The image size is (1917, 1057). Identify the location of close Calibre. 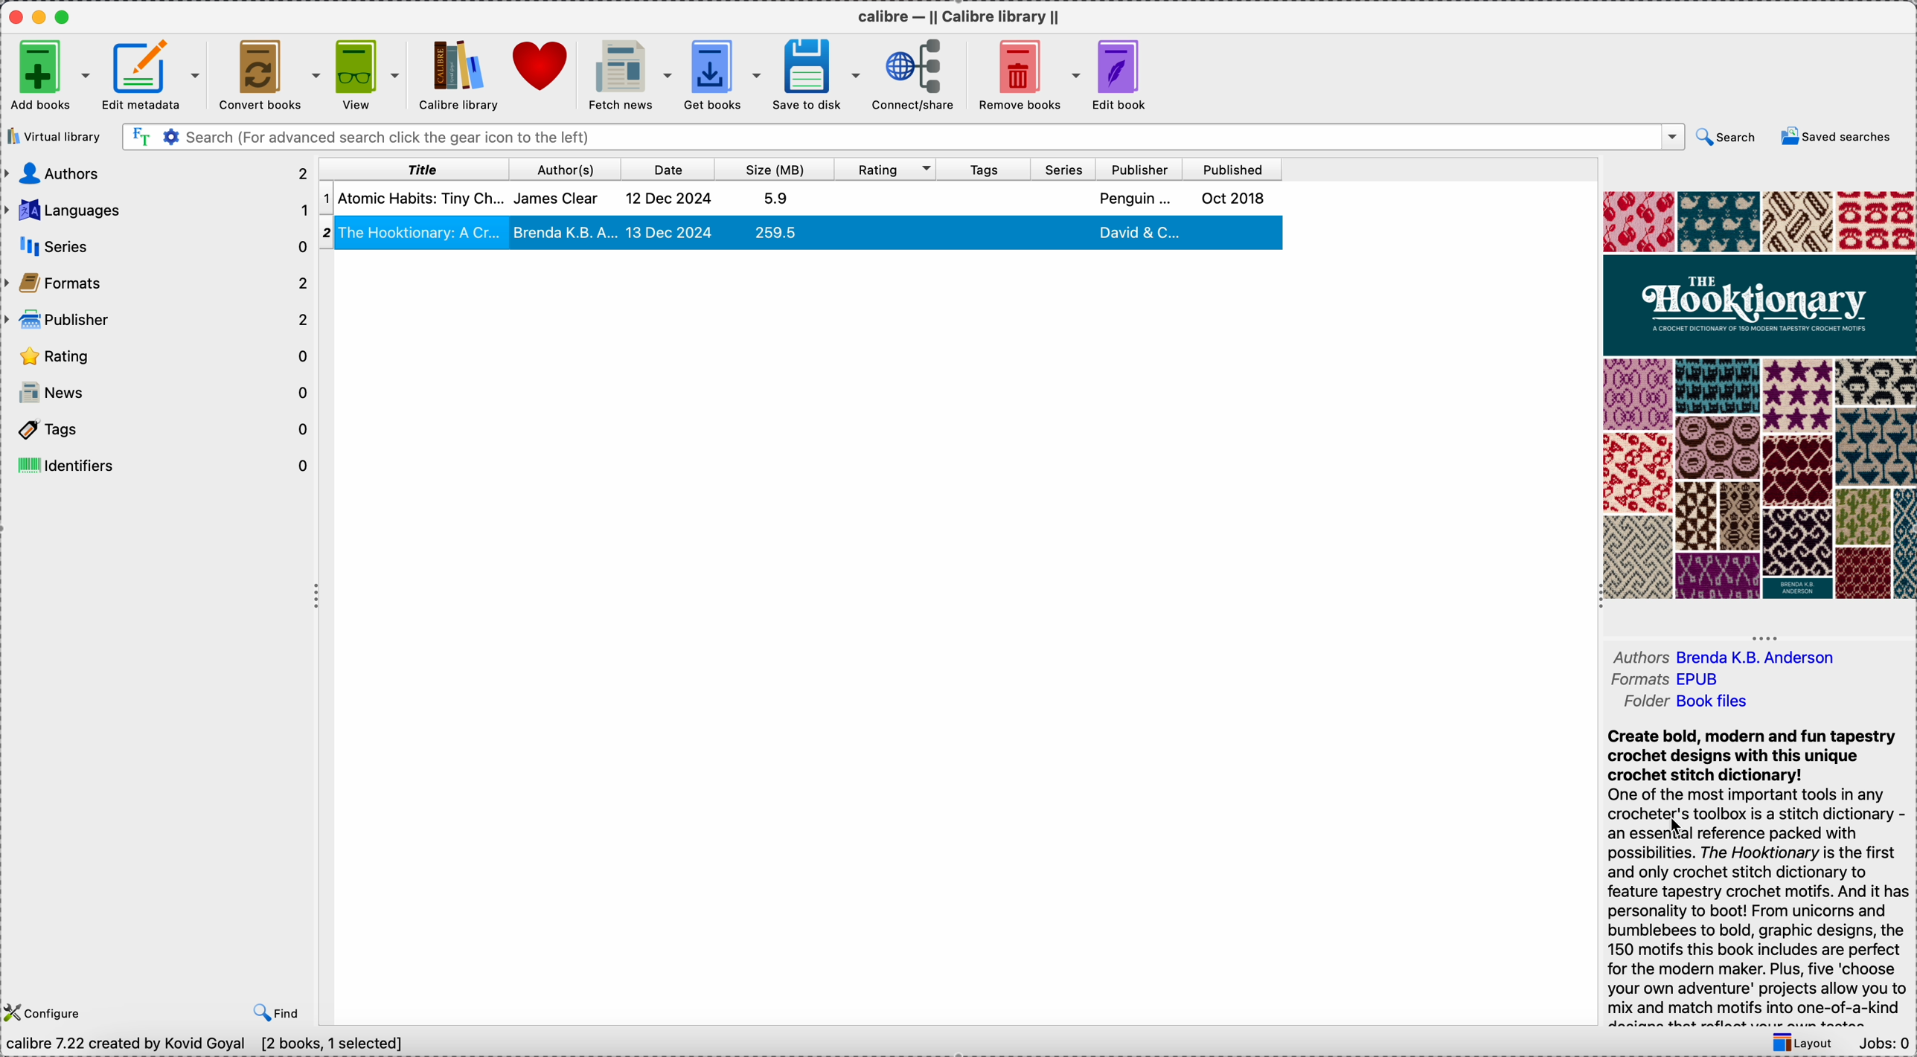
(14, 15).